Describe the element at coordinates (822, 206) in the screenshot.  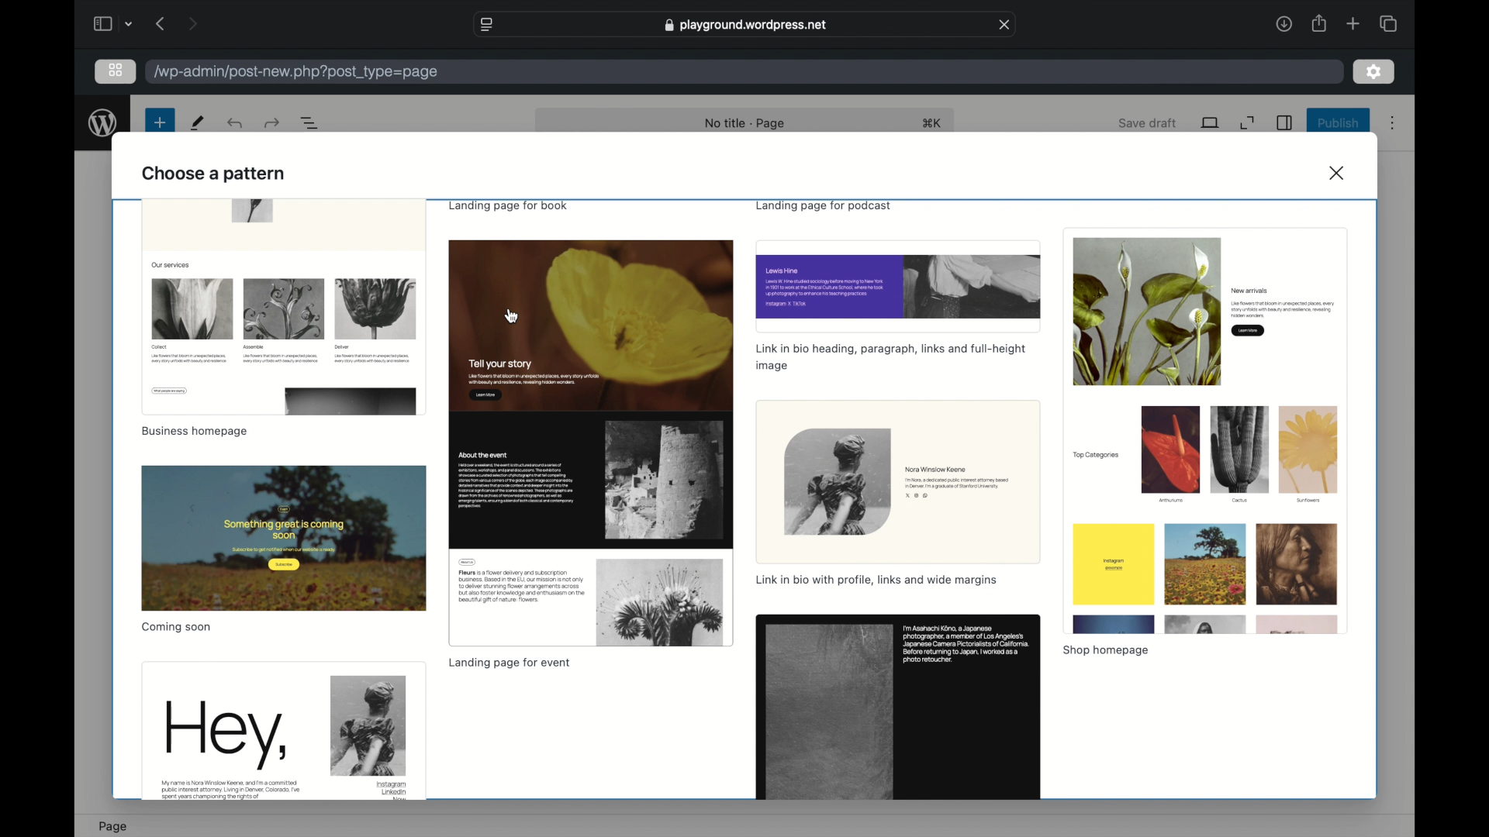
I see `landingpage for podcast` at that location.